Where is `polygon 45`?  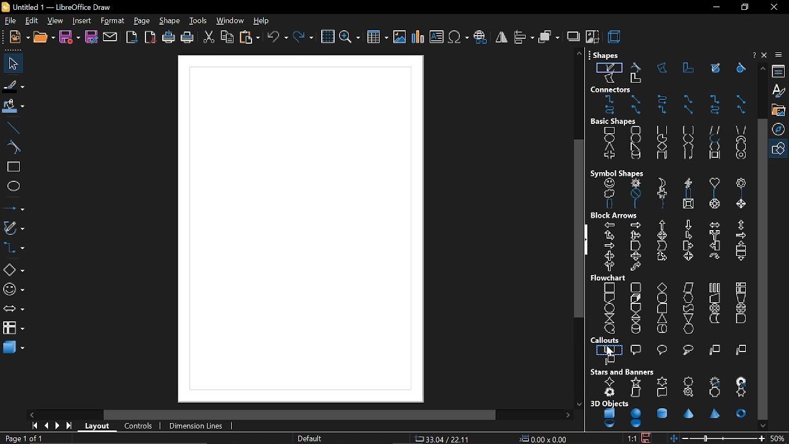 polygon 45 is located at coordinates (689, 68).